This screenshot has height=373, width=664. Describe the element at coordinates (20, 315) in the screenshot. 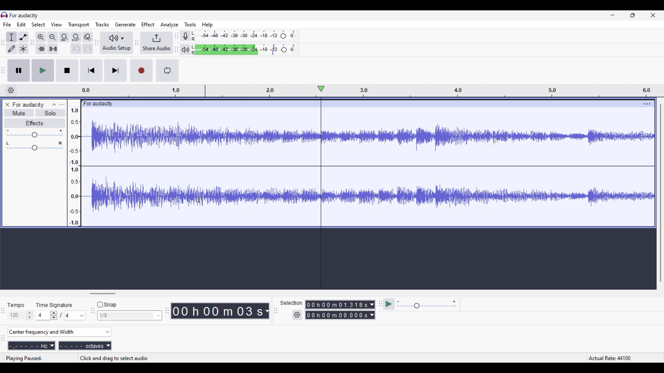

I see `Tempo settings` at that location.